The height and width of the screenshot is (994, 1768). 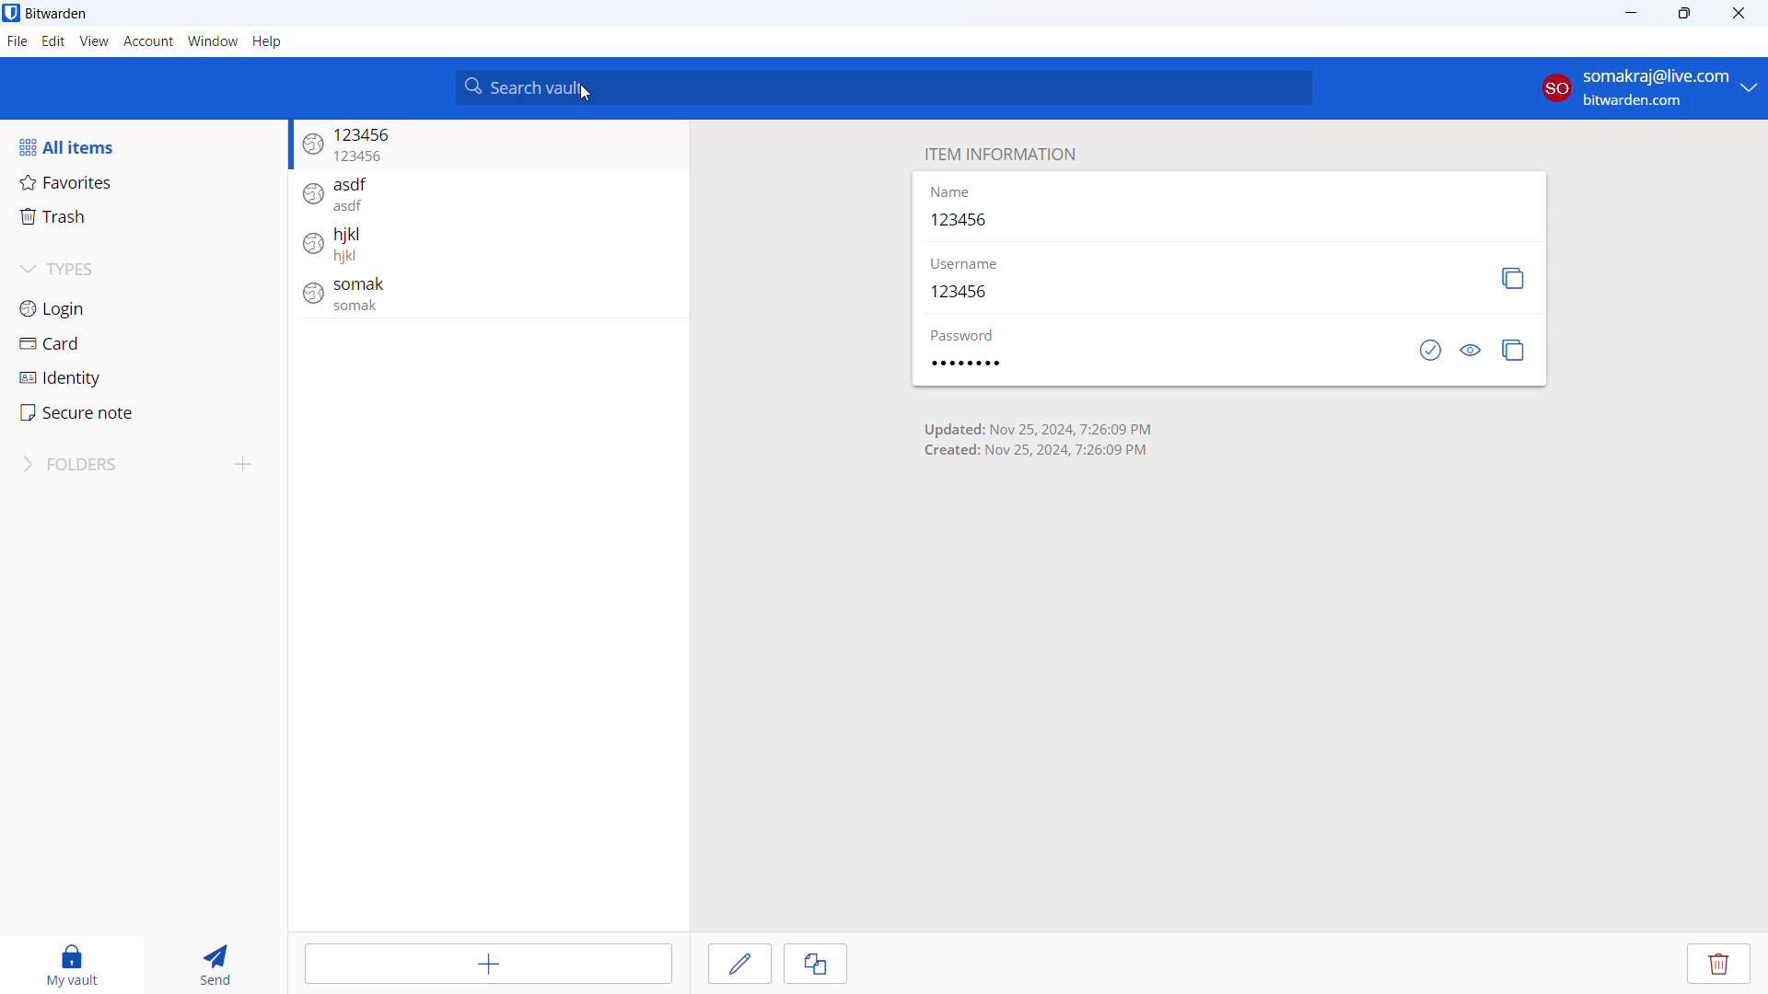 I want to click on name, so click(x=951, y=194).